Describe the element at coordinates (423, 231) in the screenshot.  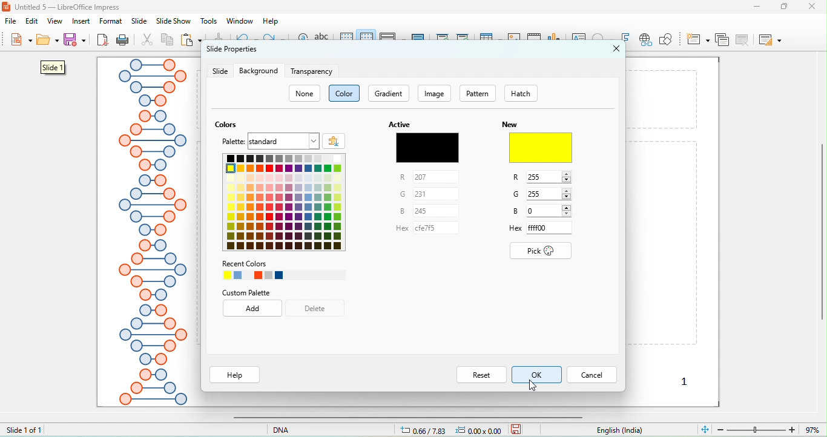
I see `hex` at that location.